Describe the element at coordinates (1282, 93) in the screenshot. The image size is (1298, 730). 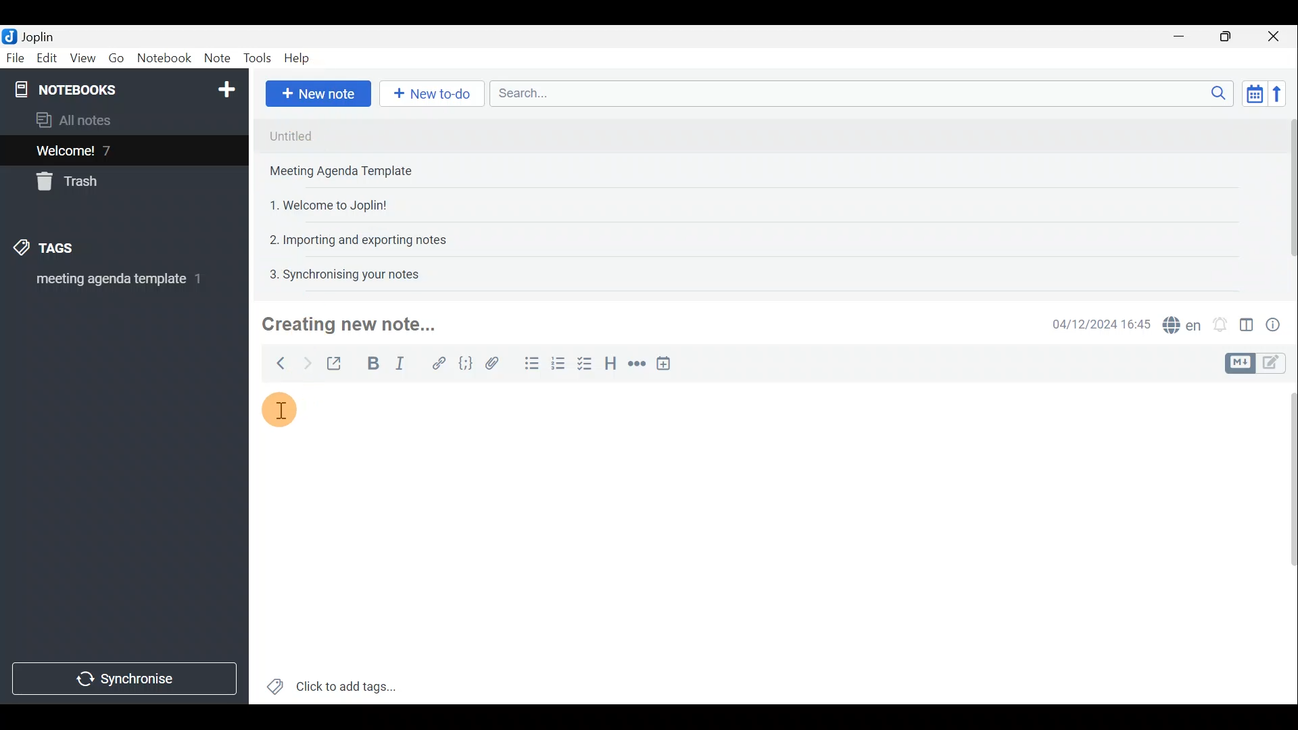
I see `Reverse sort order` at that location.